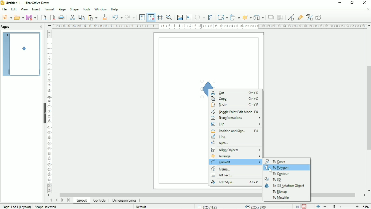 This screenshot has height=209, width=371. What do you see at coordinates (340, 3) in the screenshot?
I see `Minimize` at bounding box center [340, 3].